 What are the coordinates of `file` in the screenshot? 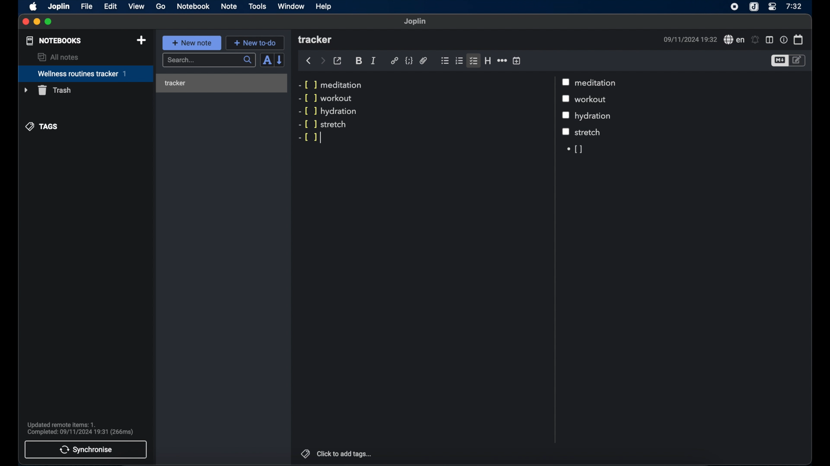 It's located at (86, 6).